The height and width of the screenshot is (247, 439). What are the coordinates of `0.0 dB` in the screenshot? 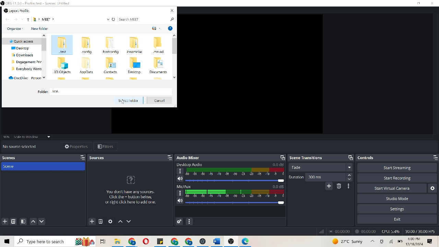 It's located at (279, 187).